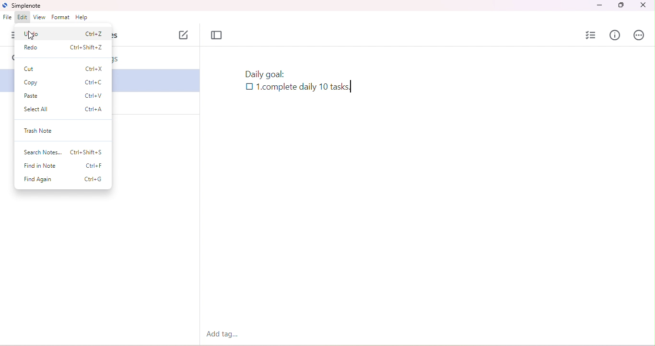 Image resolution: width=655 pixels, height=346 pixels. What do you see at coordinates (297, 78) in the screenshot?
I see `note with checklist` at bounding box center [297, 78].